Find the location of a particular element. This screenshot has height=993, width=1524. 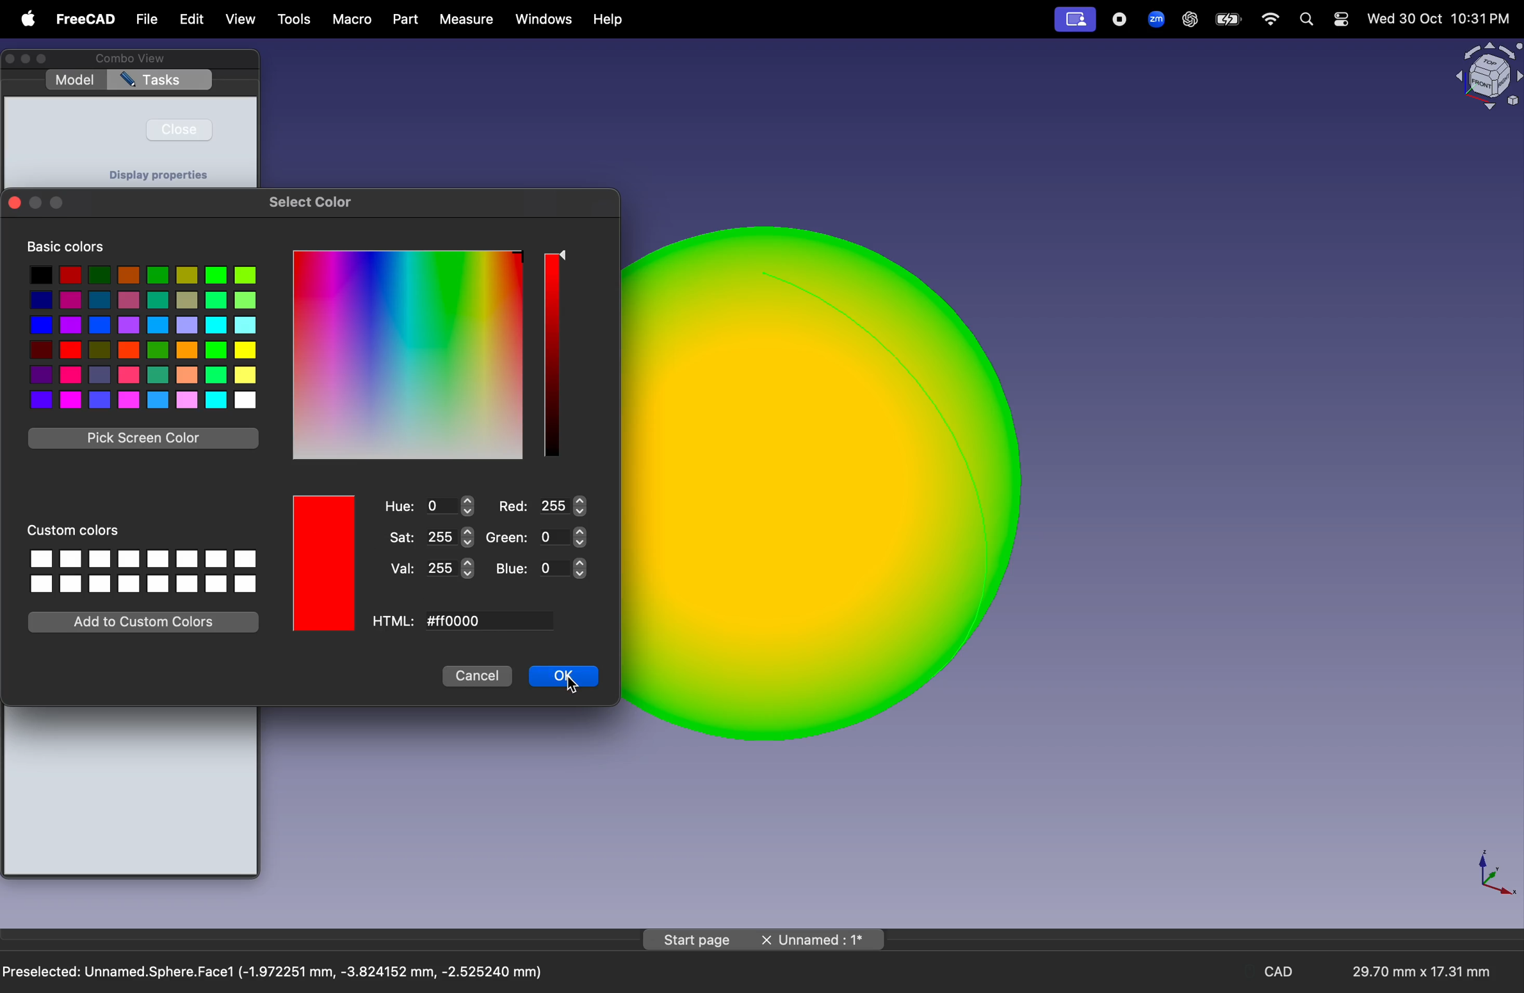

minimize is located at coordinates (36, 204).